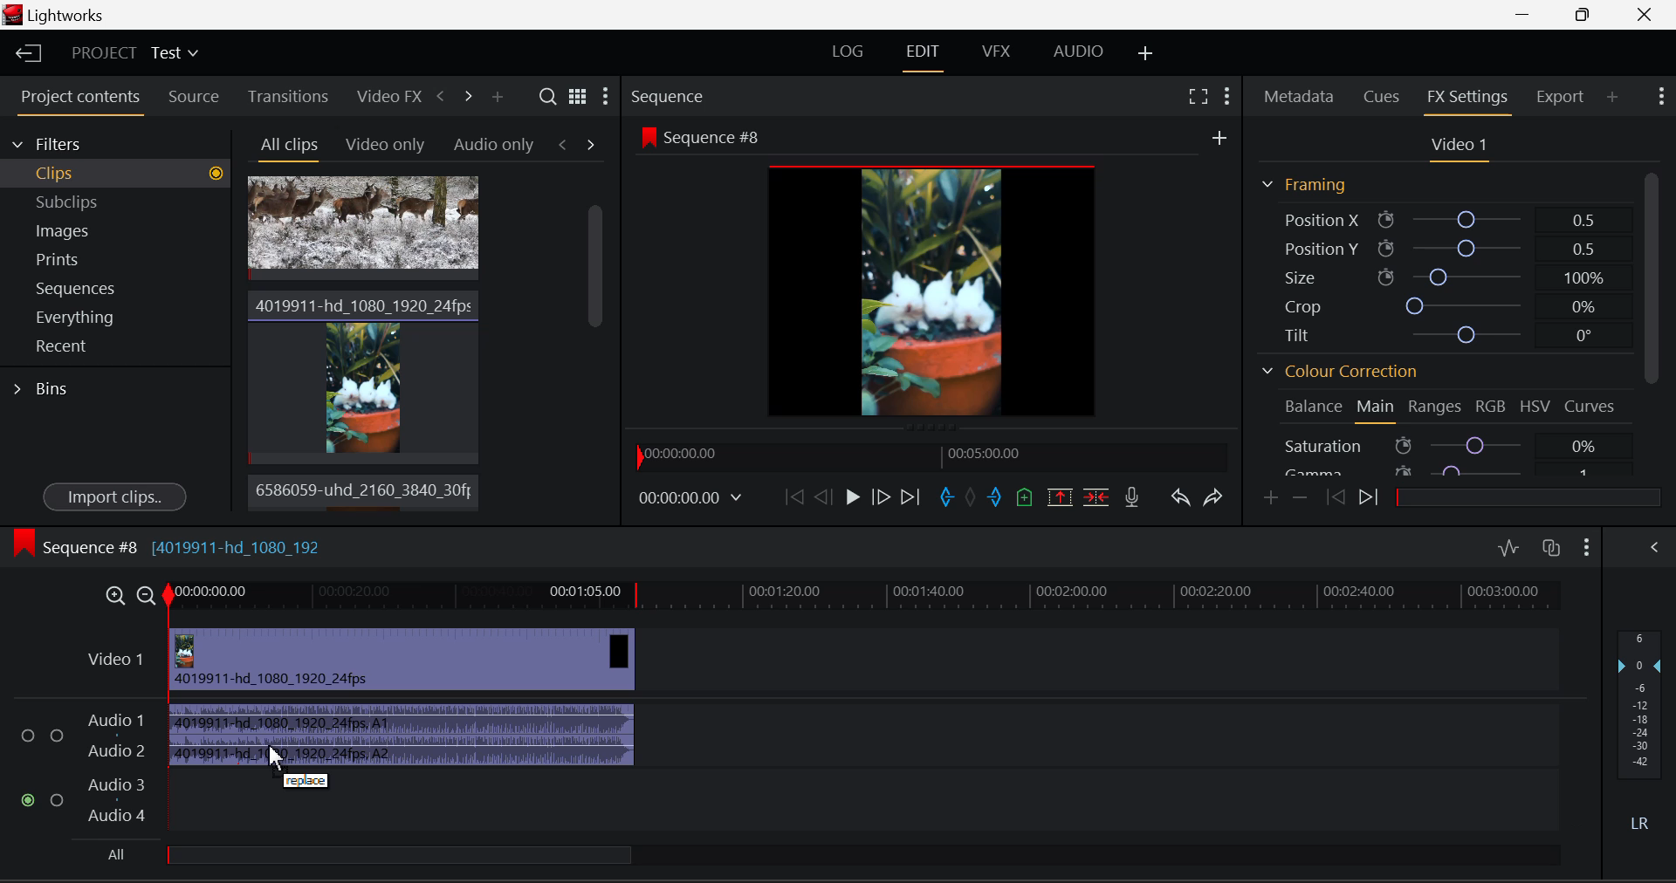 The height and width of the screenshot is (883, 1676). Describe the element at coordinates (1227, 95) in the screenshot. I see `Show Settings` at that location.